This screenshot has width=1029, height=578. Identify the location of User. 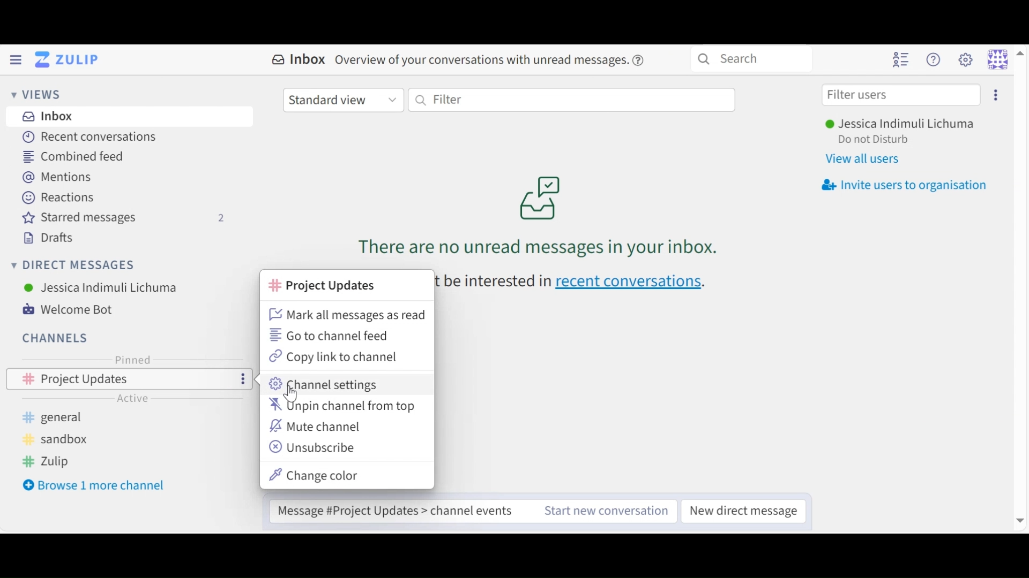
(105, 288).